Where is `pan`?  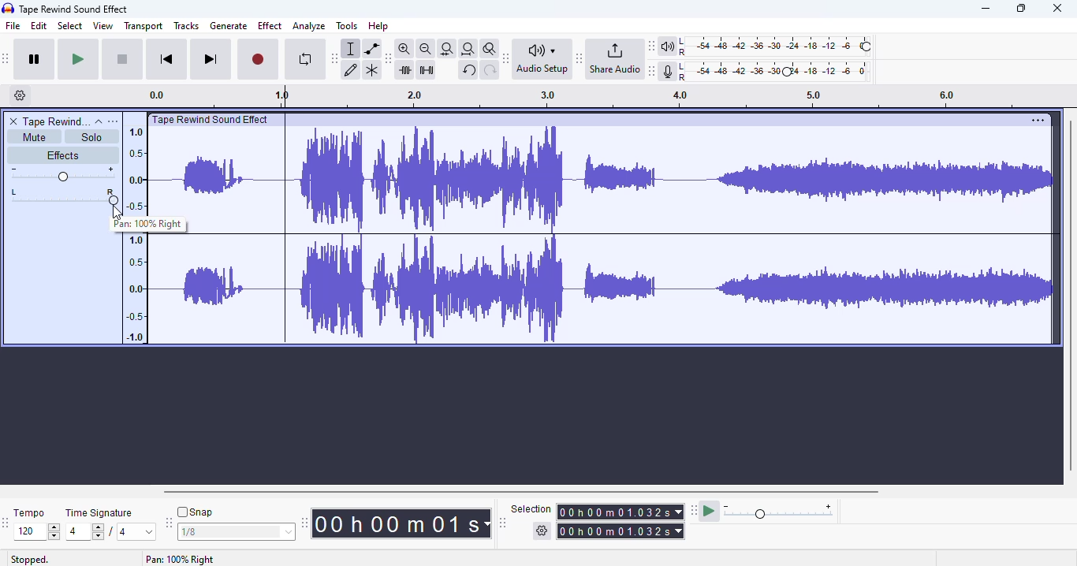 pan is located at coordinates (75, 196).